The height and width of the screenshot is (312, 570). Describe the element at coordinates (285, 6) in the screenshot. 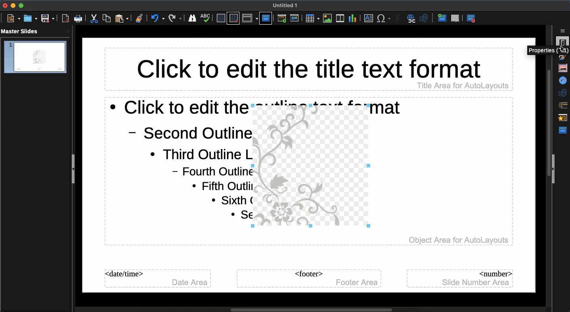

I see `Untitled` at that location.